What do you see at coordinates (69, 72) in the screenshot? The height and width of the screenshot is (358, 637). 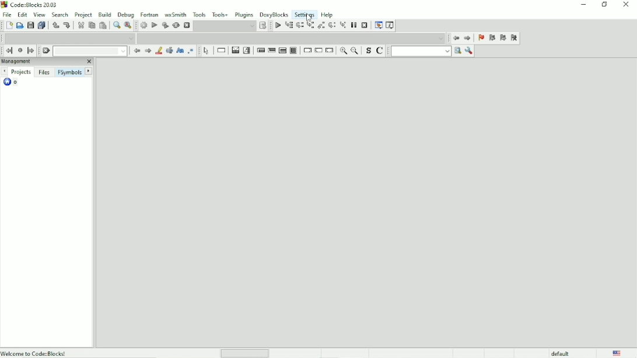 I see `FSymbols` at bounding box center [69, 72].